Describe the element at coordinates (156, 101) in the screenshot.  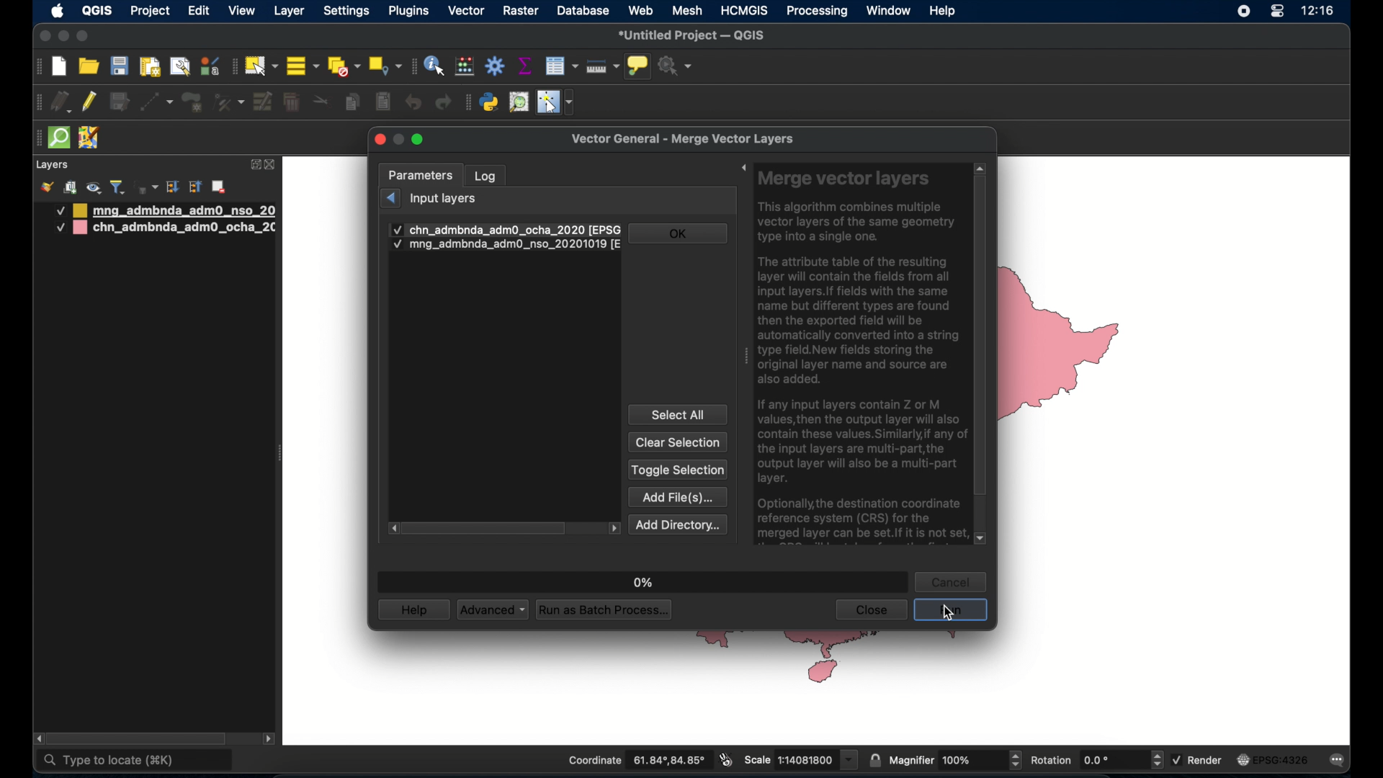
I see `digitize with segment` at that location.